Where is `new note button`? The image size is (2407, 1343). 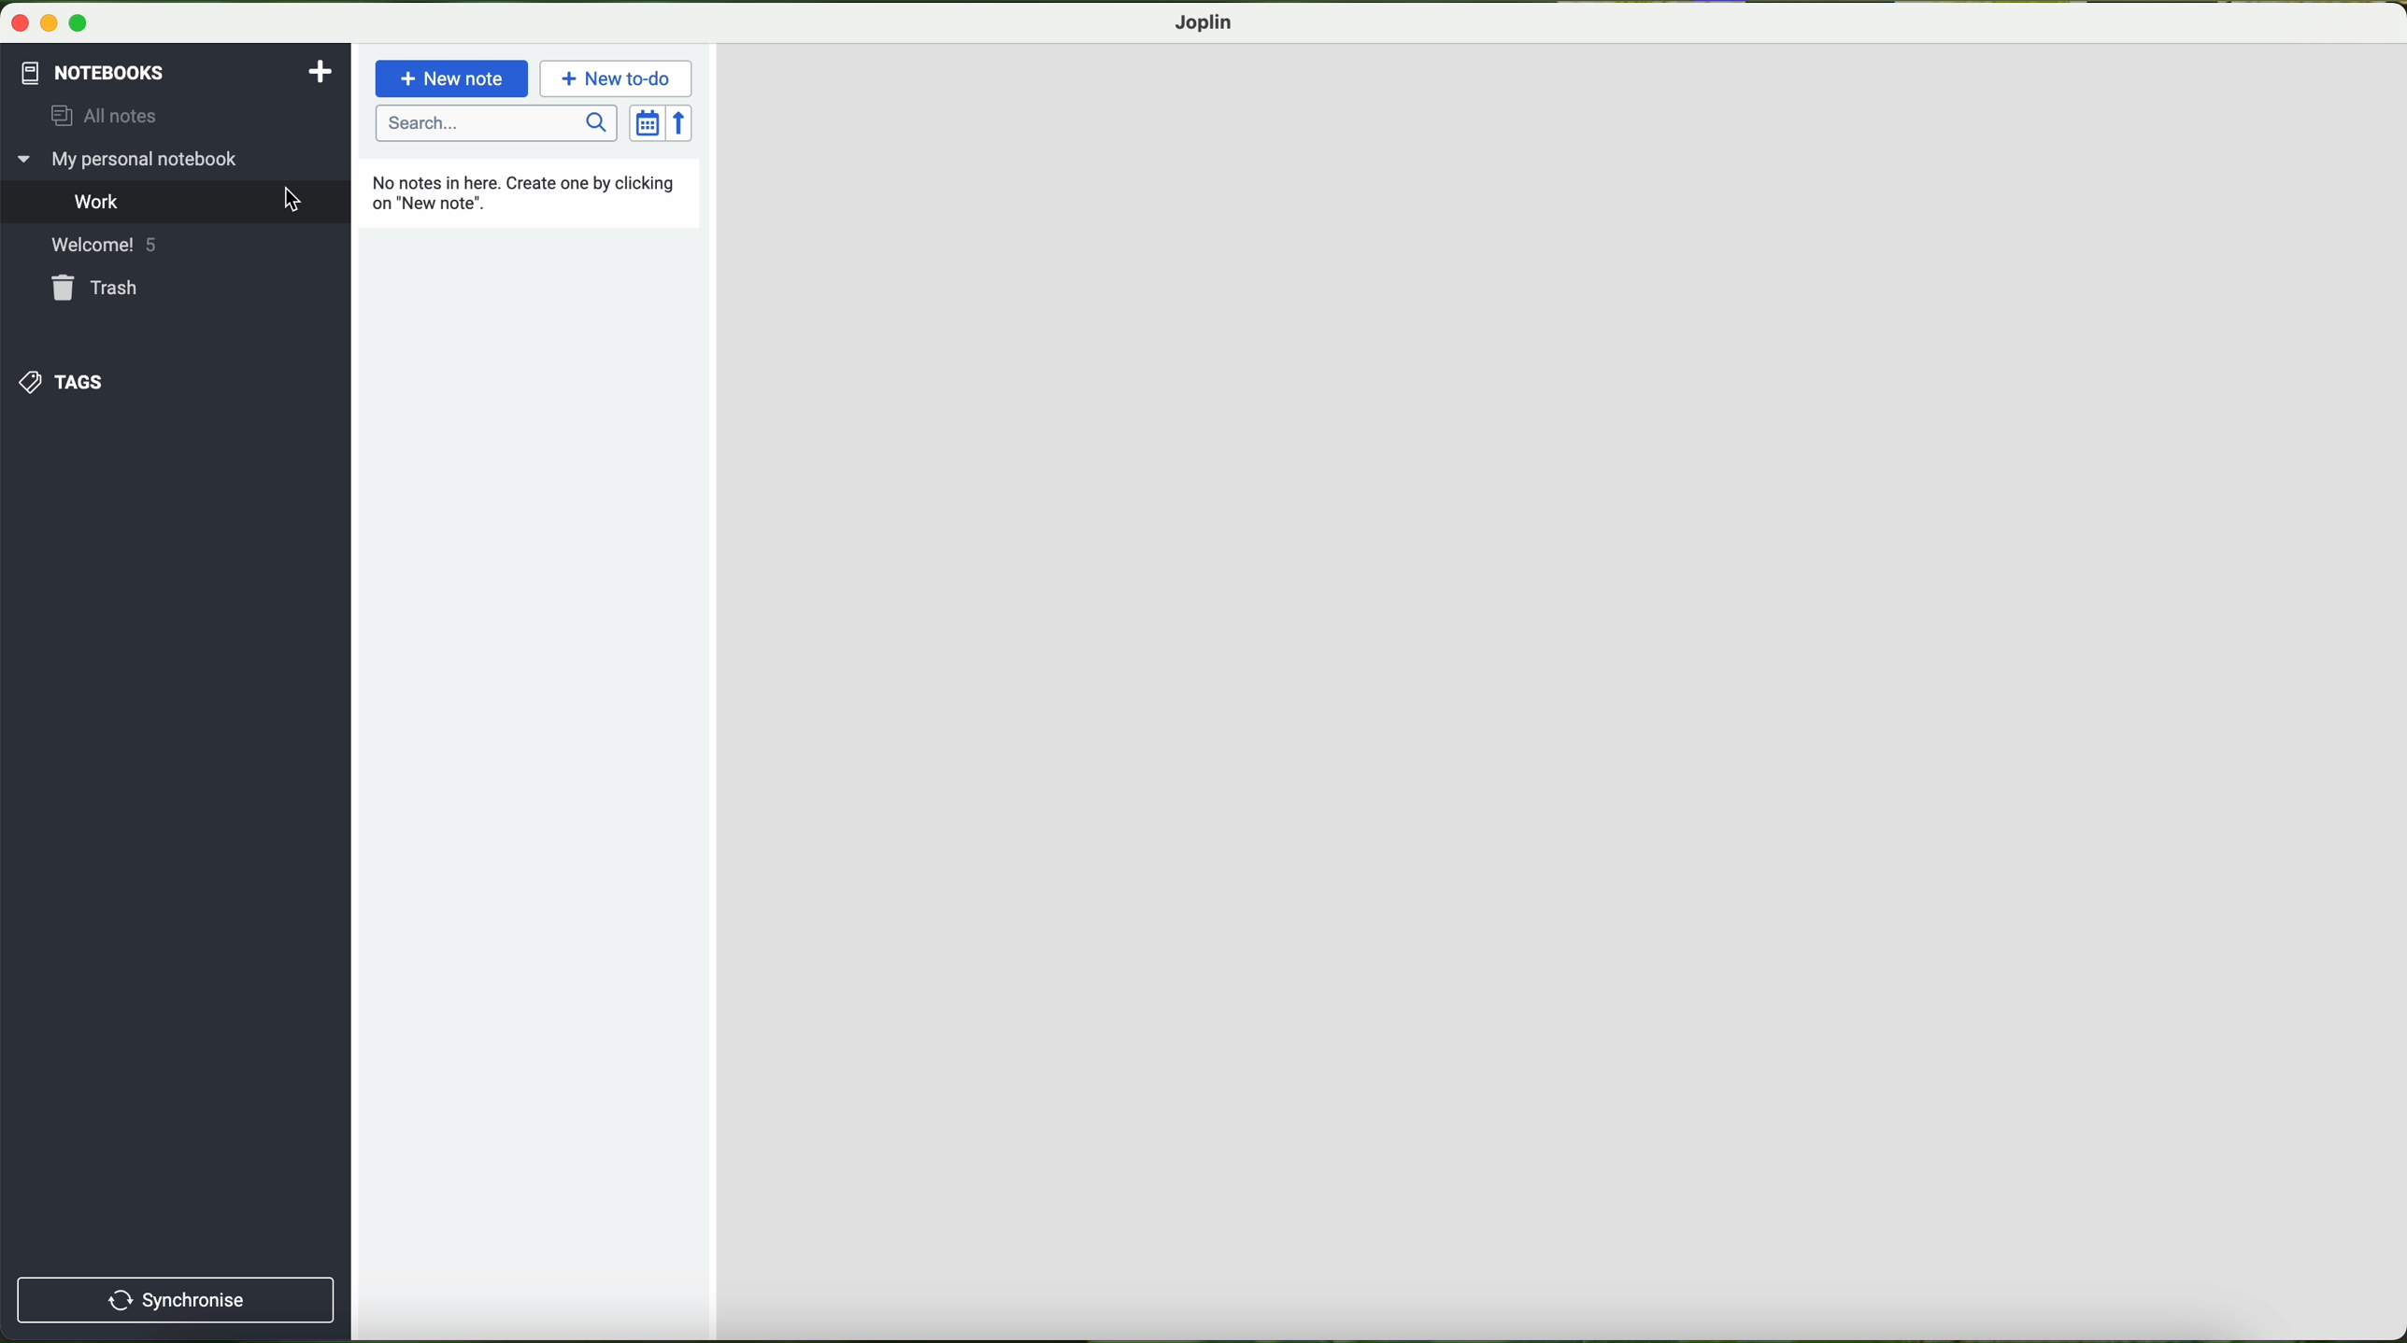
new note button is located at coordinates (452, 78).